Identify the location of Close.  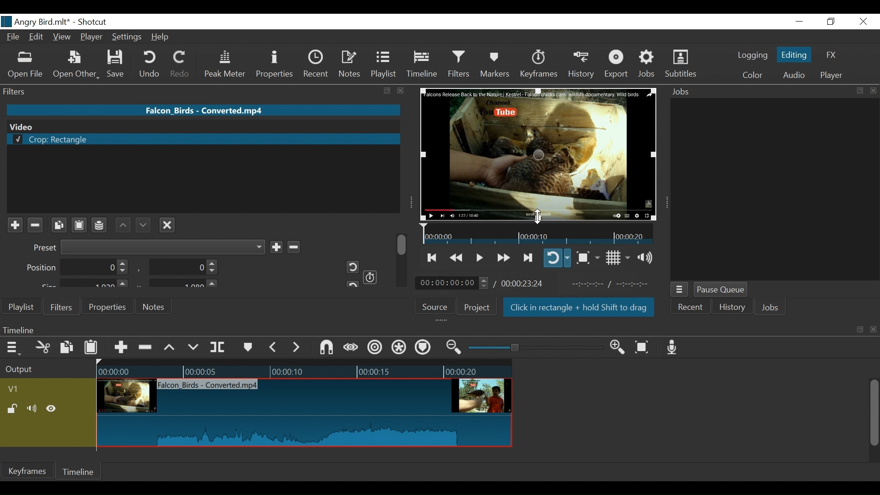
(167, 224).